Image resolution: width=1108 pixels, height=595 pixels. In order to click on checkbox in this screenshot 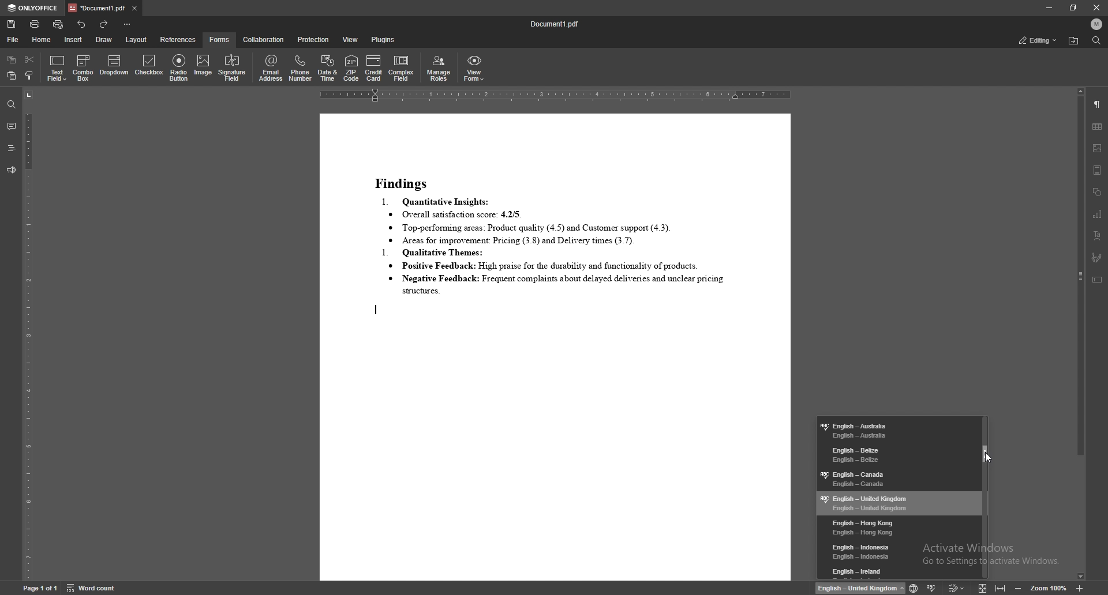, I will do `click(149, 67)`.